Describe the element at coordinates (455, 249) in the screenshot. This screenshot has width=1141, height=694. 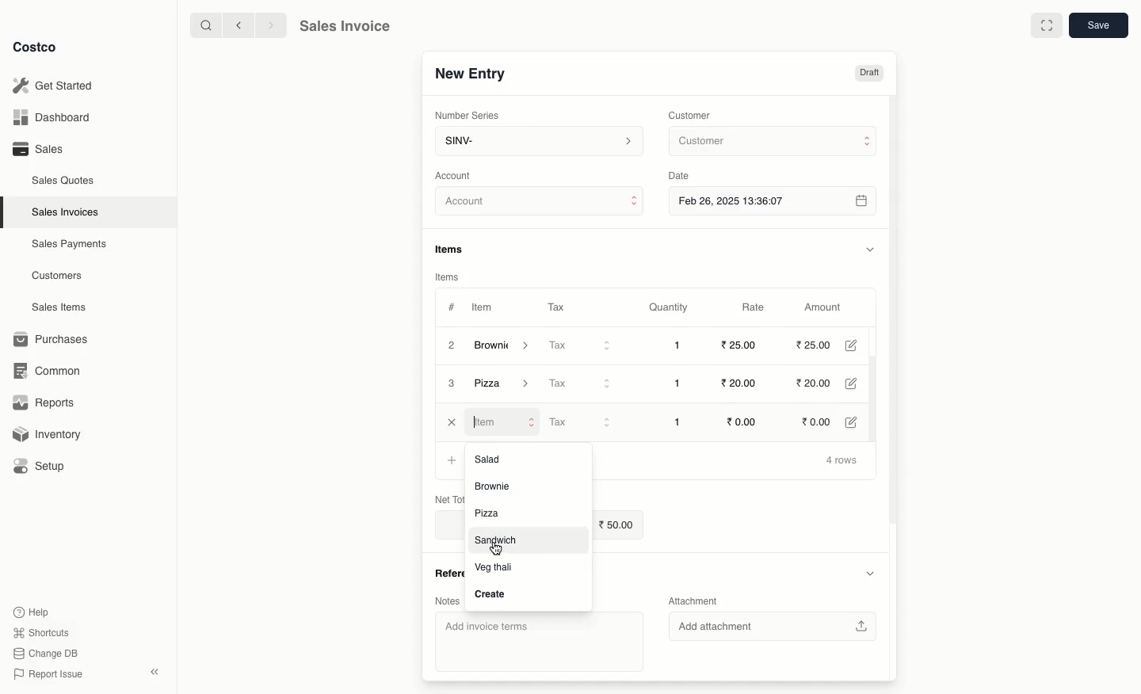
I see `Items` at that location.